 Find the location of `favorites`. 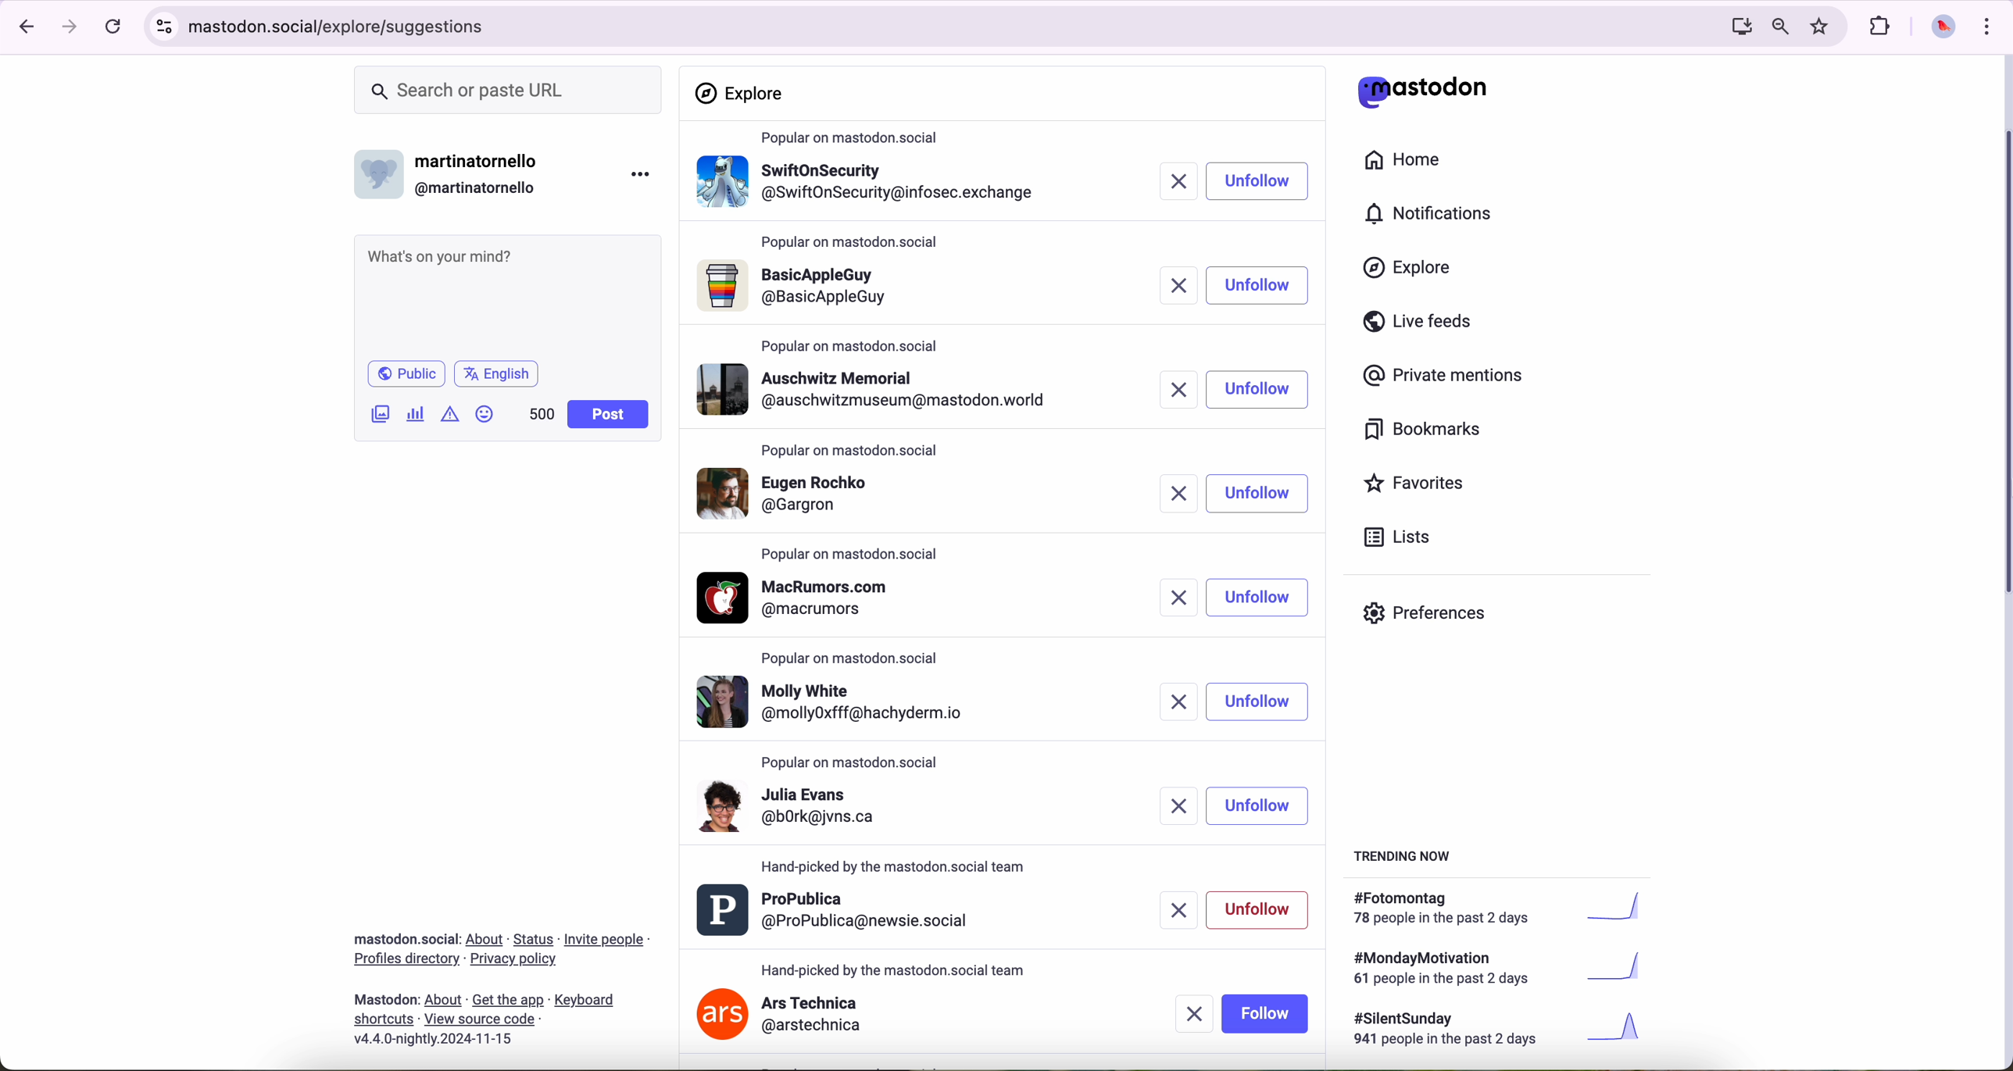

favorites is located at coordinates (1823, 27).